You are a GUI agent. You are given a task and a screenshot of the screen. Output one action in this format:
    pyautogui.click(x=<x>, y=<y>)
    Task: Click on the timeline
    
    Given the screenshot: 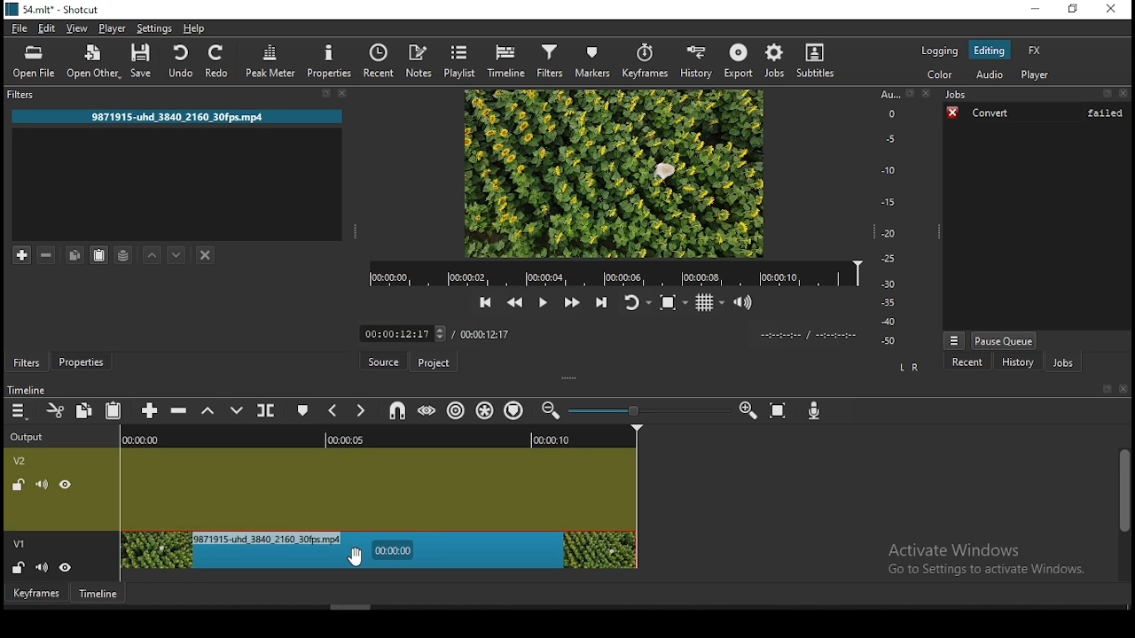 What is the action you would take?
    pyautogui.click(x=98, y=592)
    